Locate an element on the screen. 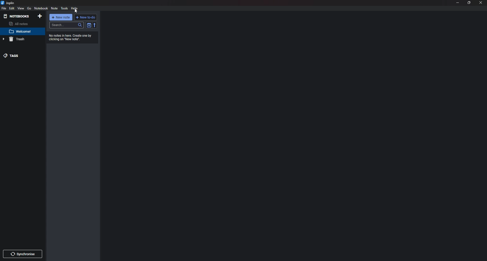  Reverse sort order is located at coordinates (95, 25).